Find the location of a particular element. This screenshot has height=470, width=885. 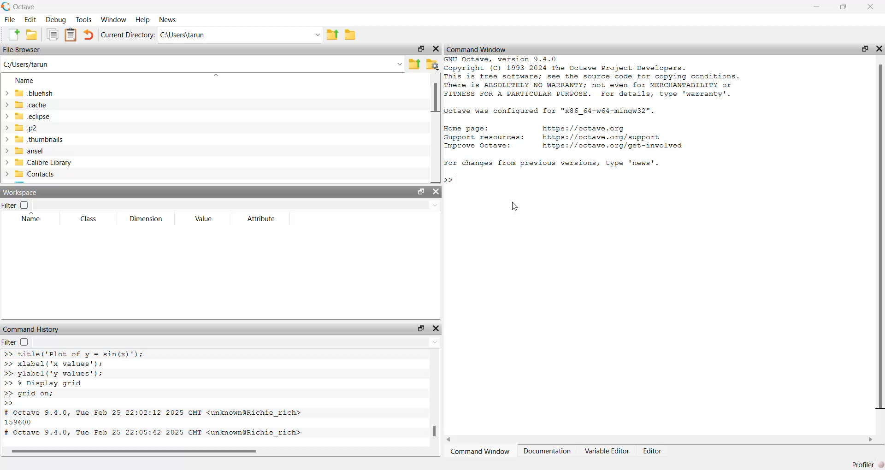

Create new is located at coordinates (15, 35).